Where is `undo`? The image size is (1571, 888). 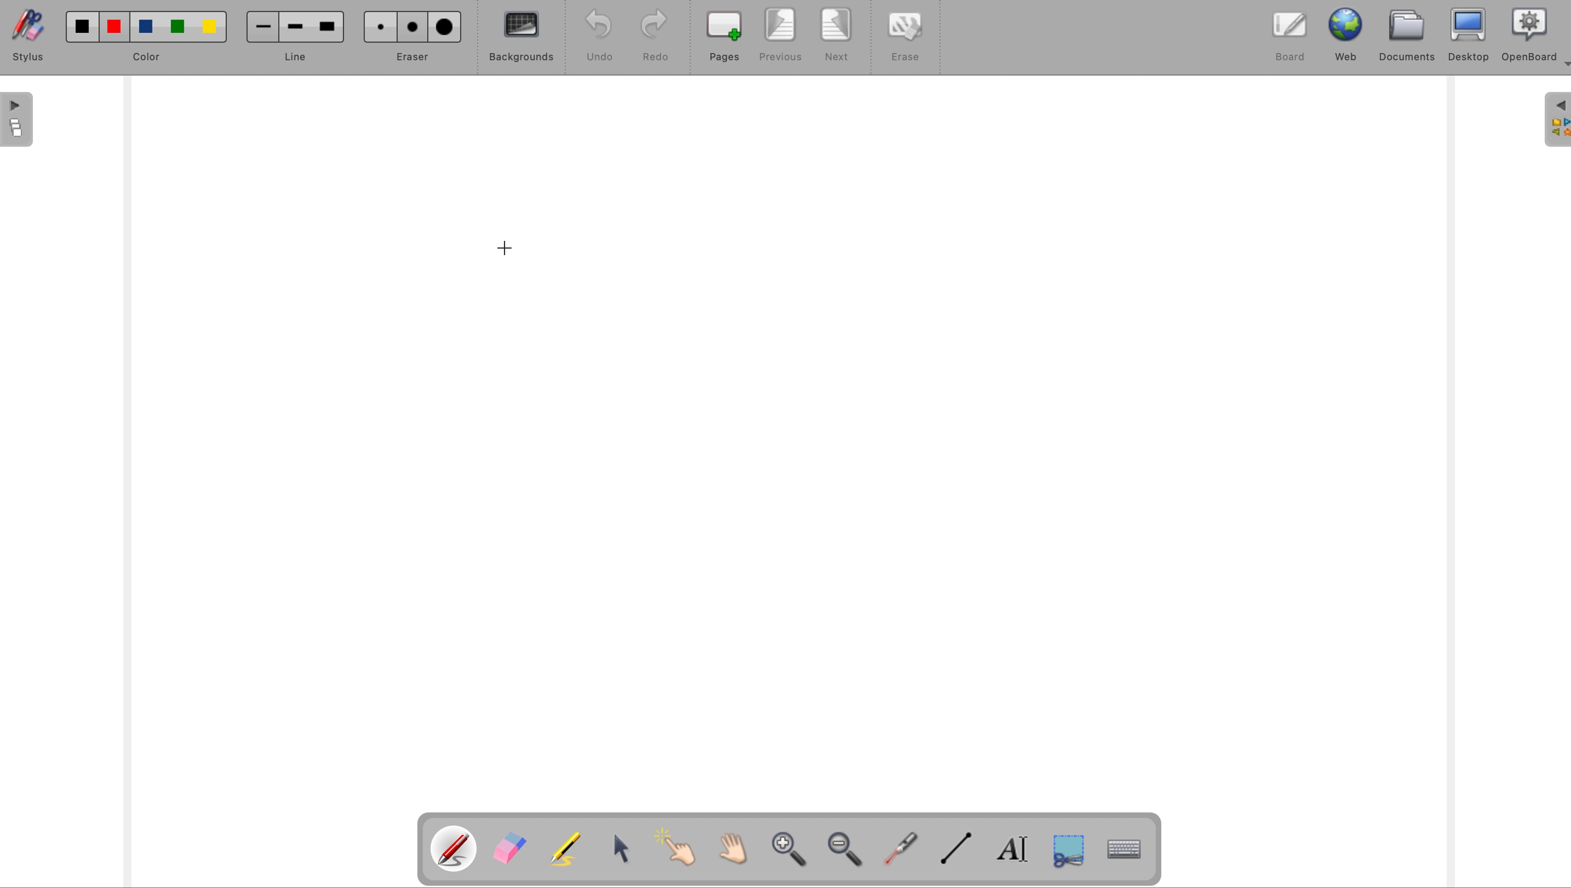
undo is located at coordinates (600, 35).